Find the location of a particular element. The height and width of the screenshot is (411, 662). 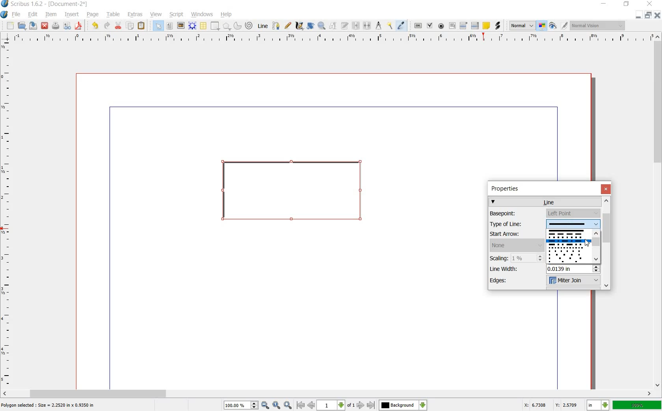

UNDO is located at coordinates (94, 26).